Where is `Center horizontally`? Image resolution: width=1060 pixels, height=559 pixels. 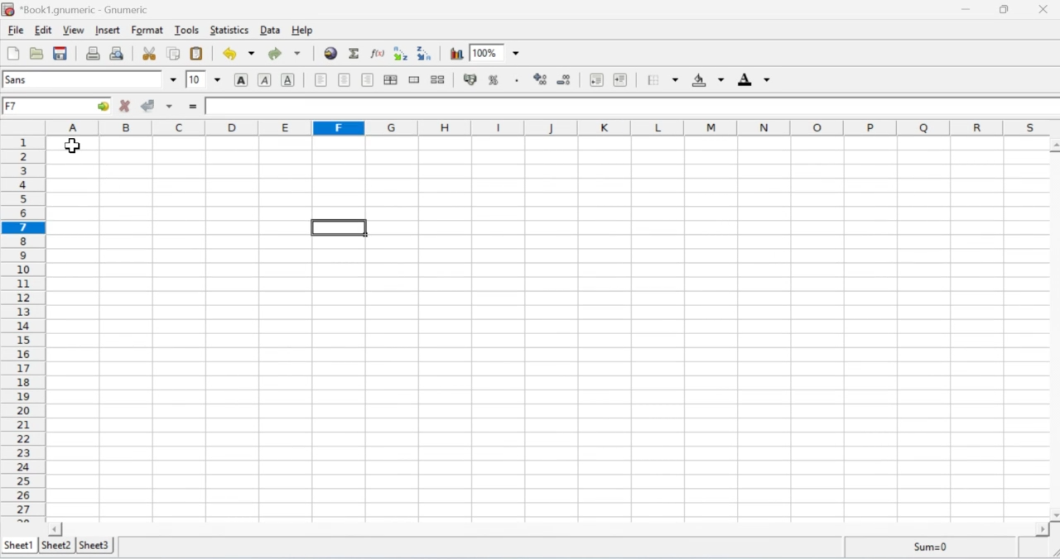
Center horizontally is located at coordinates (346, 81).